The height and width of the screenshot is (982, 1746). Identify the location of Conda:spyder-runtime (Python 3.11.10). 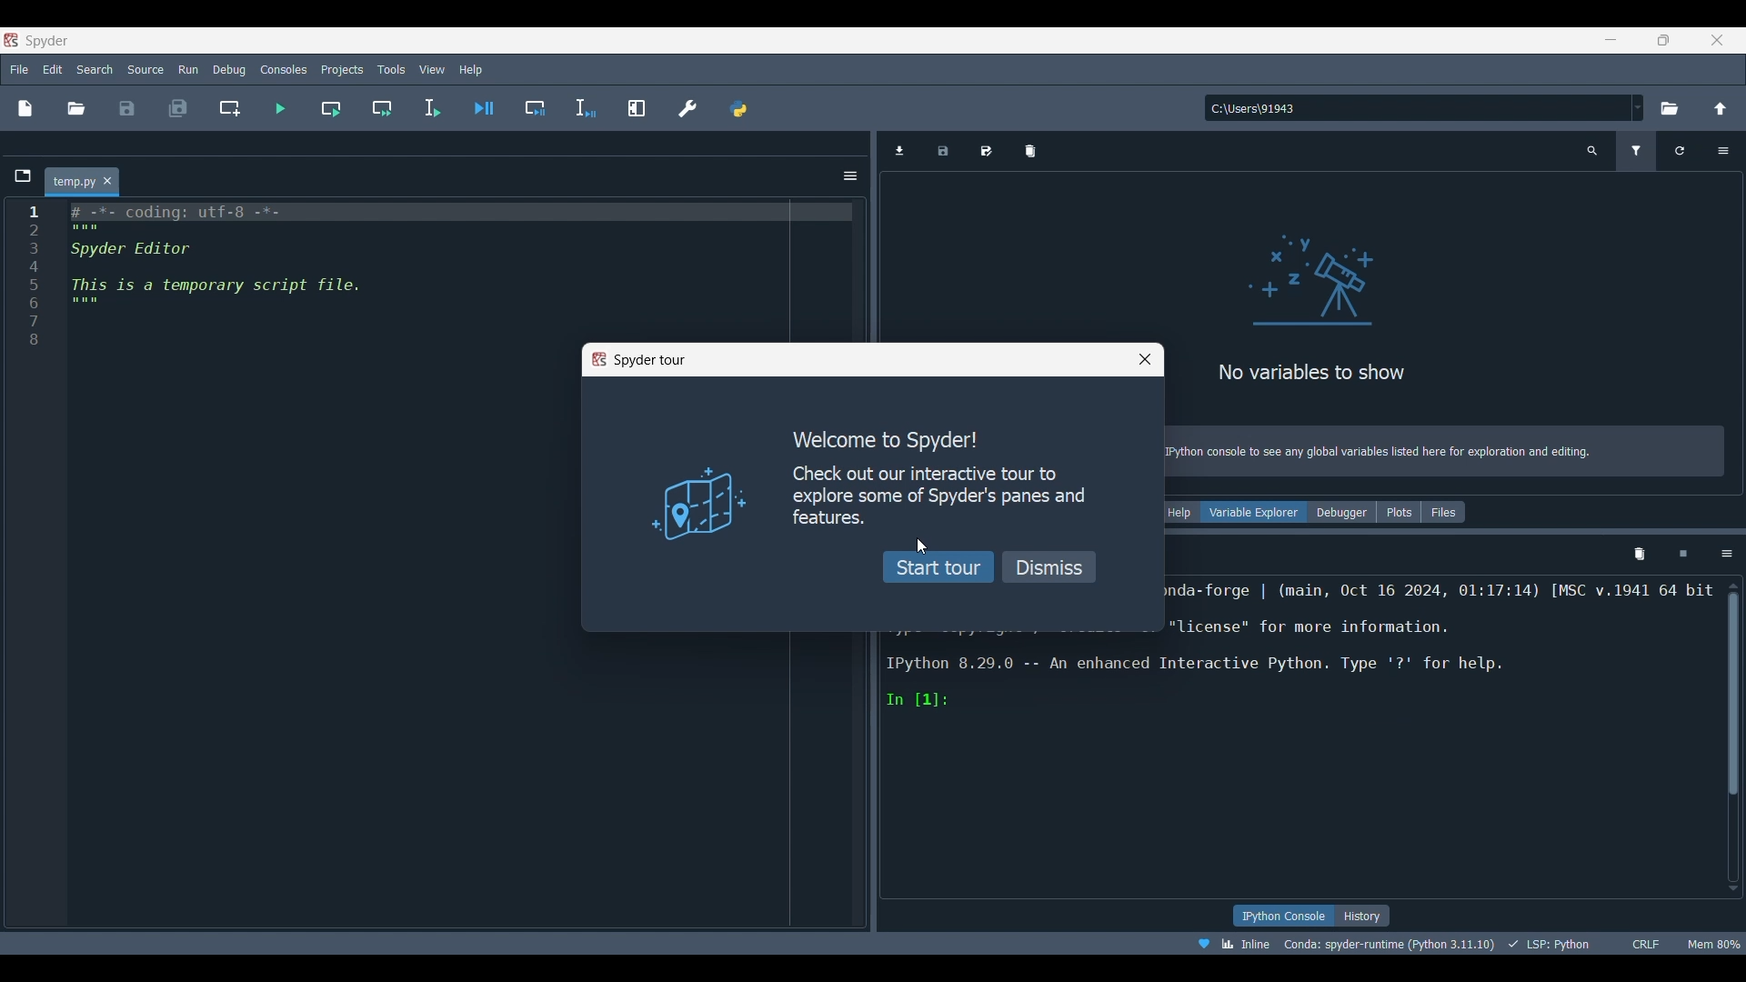
(1270, 945).